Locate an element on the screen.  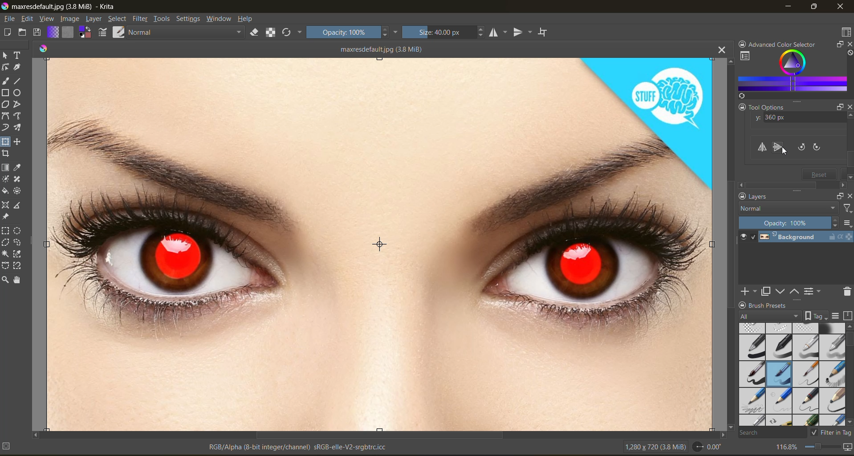
tool is located at coordinates (20, 127).